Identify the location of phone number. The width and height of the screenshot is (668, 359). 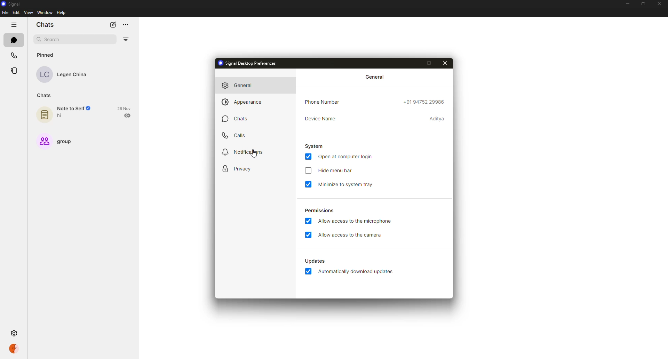
(423, 102).